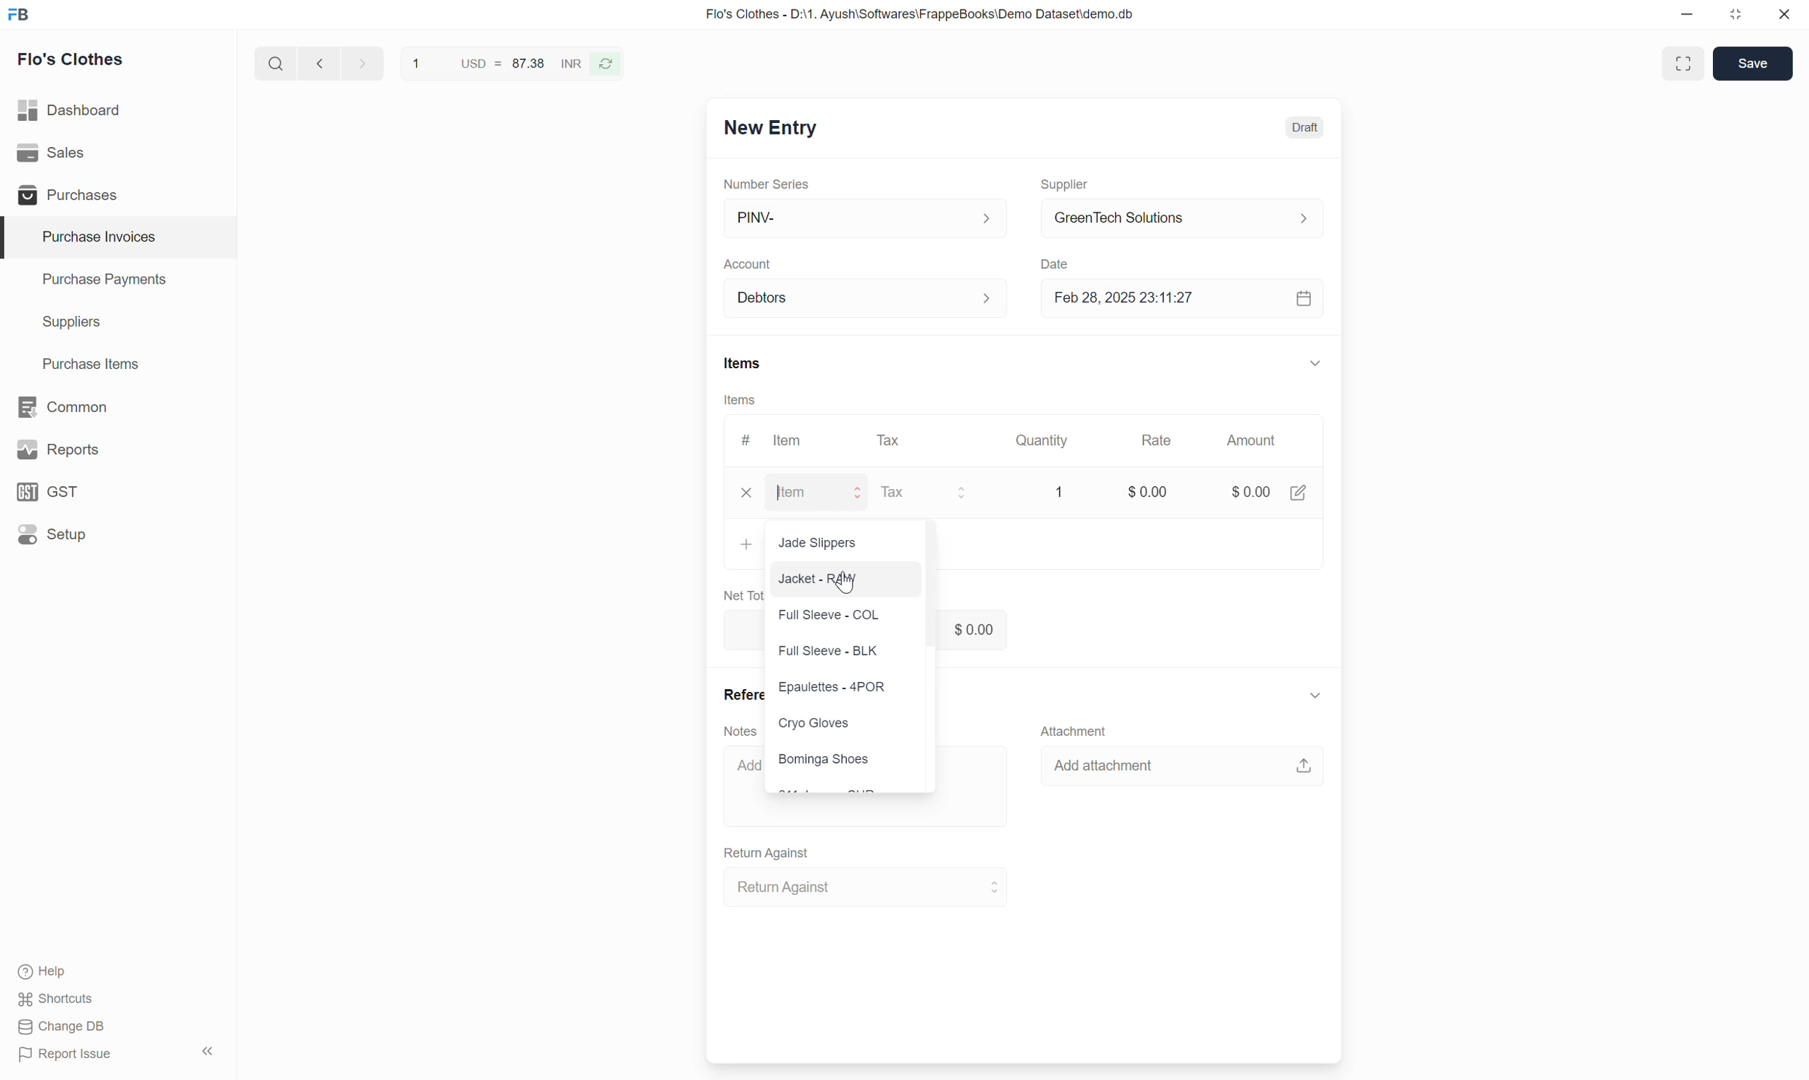  I want to click on 1, so click(1041, 492).